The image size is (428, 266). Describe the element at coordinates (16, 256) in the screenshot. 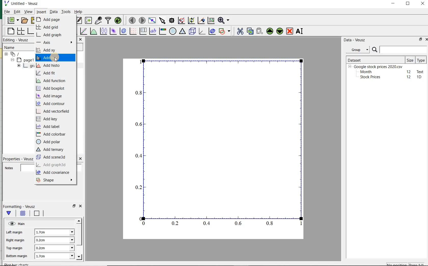

I see `Bottom margin` at that location.